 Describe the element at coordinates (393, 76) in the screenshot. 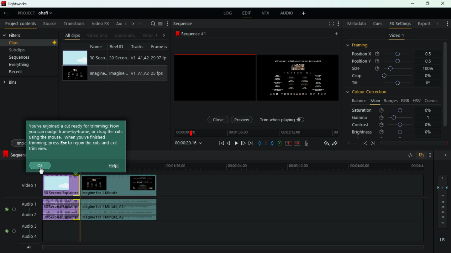

I see `crop` at that location.